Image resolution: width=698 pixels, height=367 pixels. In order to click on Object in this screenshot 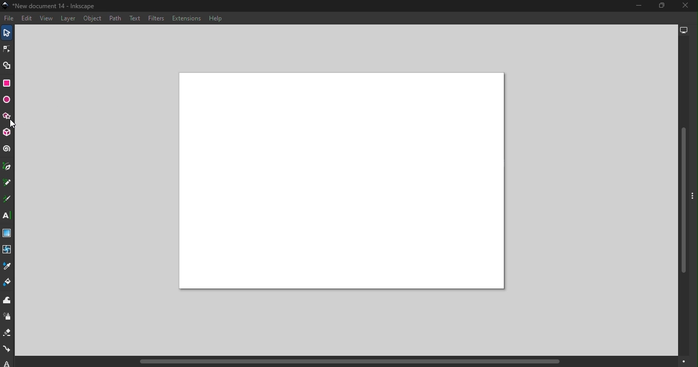, I will do `click(92, 19)`.